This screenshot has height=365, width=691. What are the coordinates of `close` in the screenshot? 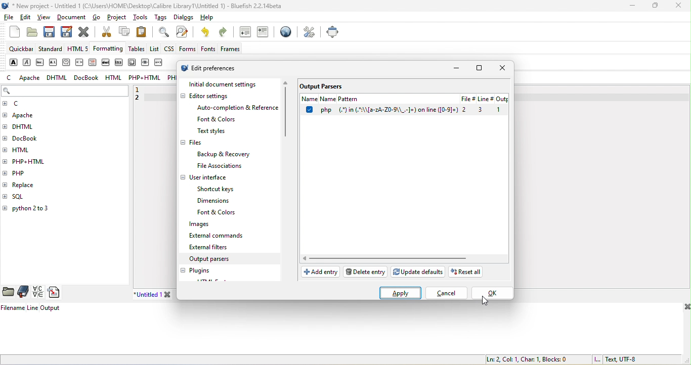 It's located at (501, 68).